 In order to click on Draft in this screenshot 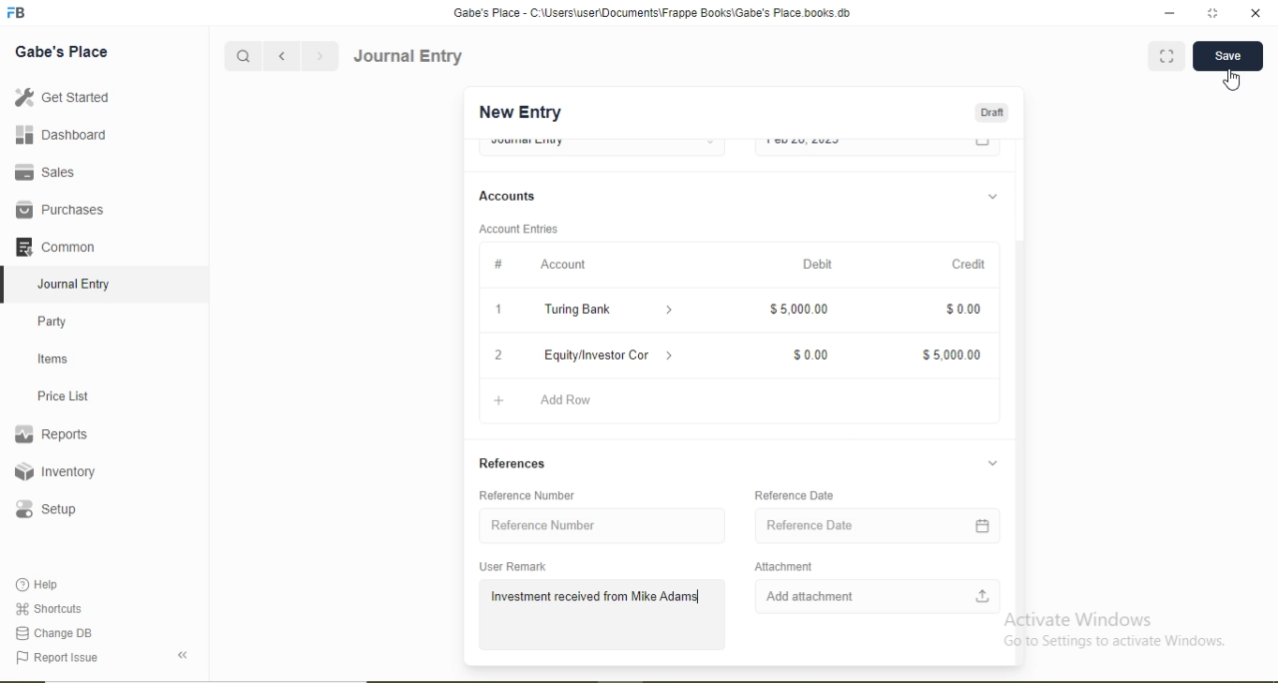, I will do `click(991, 114)`.